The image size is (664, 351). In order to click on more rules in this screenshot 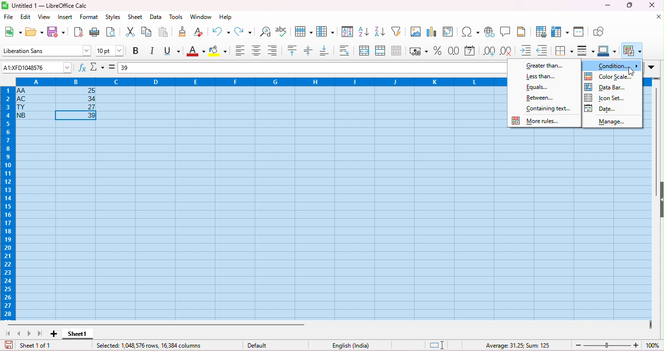, I will do `click(546, 122)`.